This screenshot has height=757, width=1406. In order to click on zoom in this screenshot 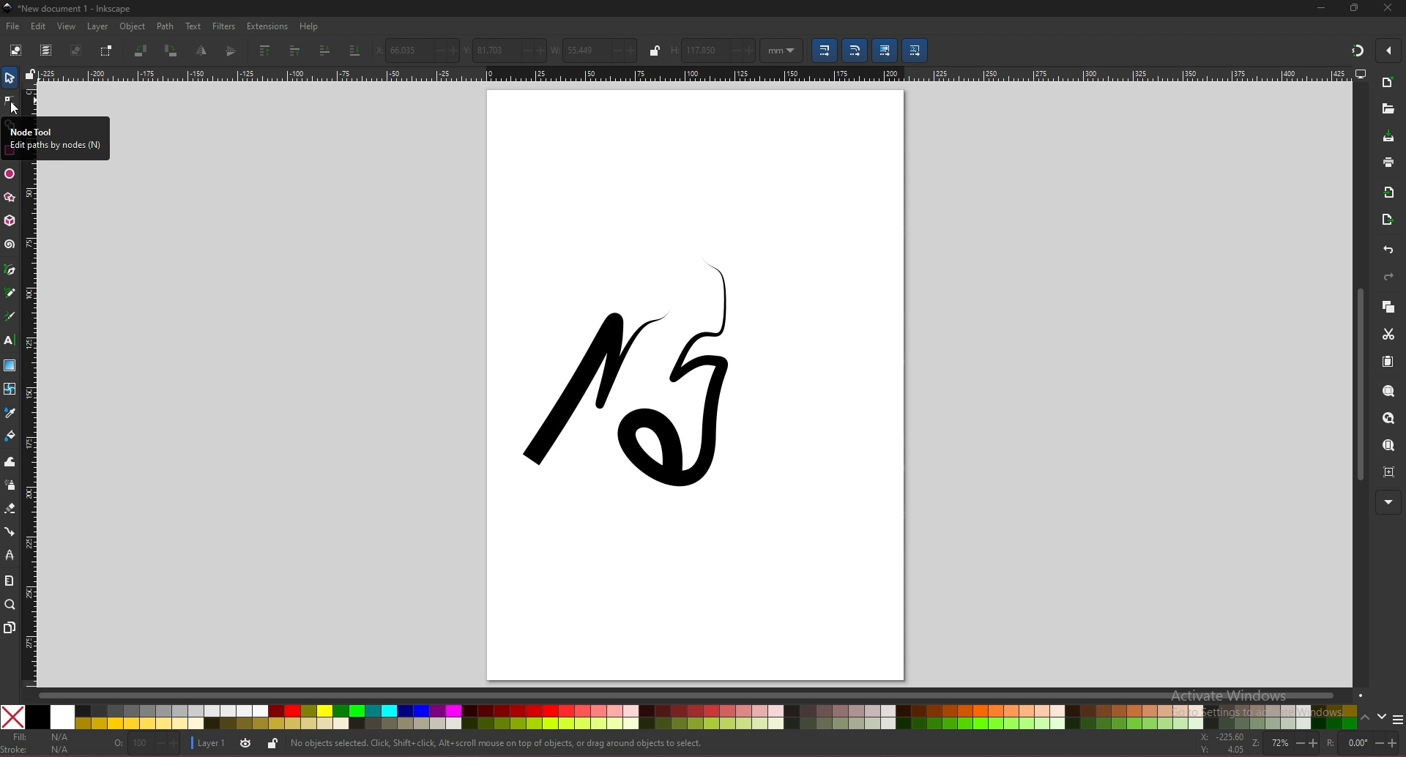, I will do `click(10, 605)`.